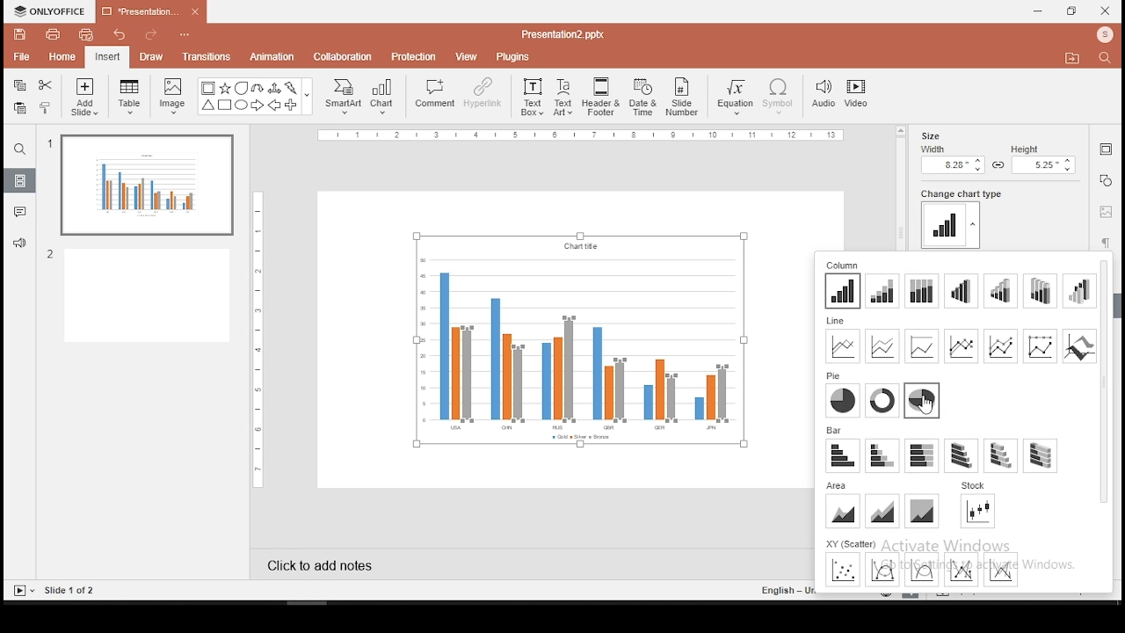 The width and height of the screenshot is (1125, 633). What do you see at coordinates (882, 346) in the screenshot?
I see `line 2` at bounding box center [882, 346].